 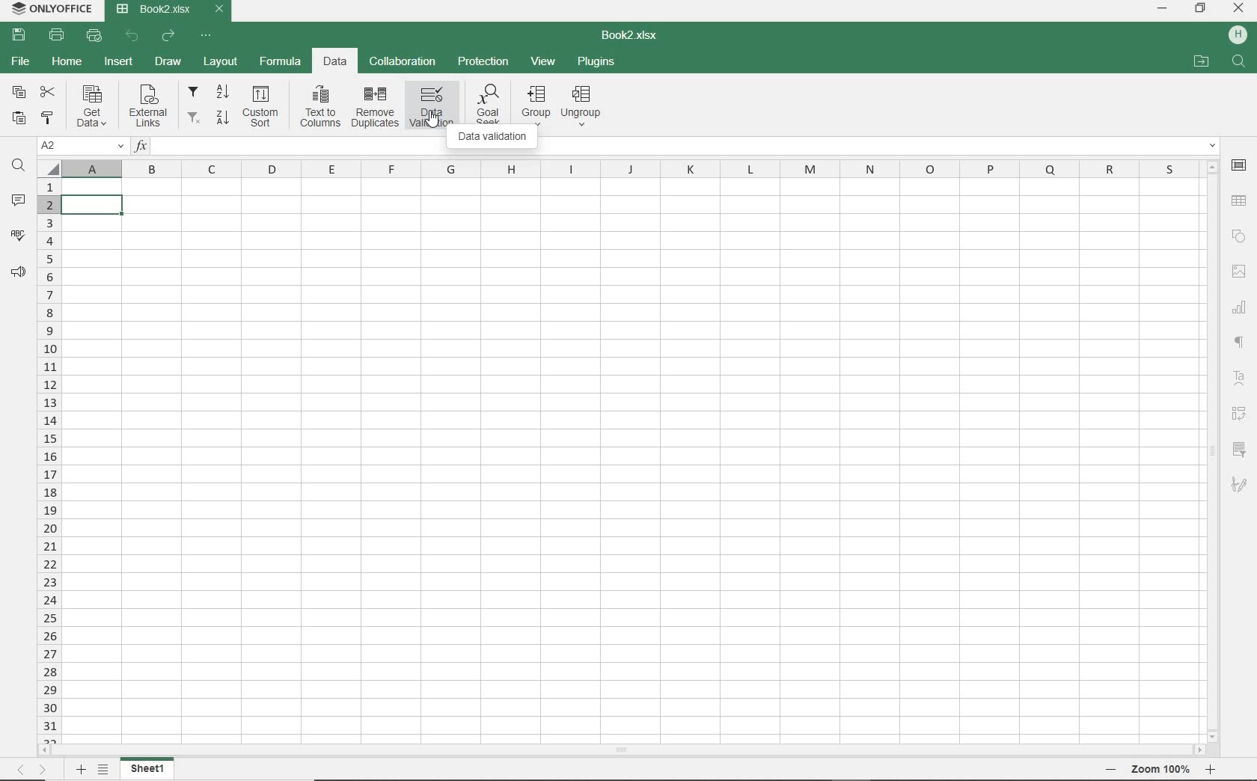 What do you see at coordinates (1161, 7) in the screenshot?
I see `MINIMIZE` at bounding box center [1161, 7].